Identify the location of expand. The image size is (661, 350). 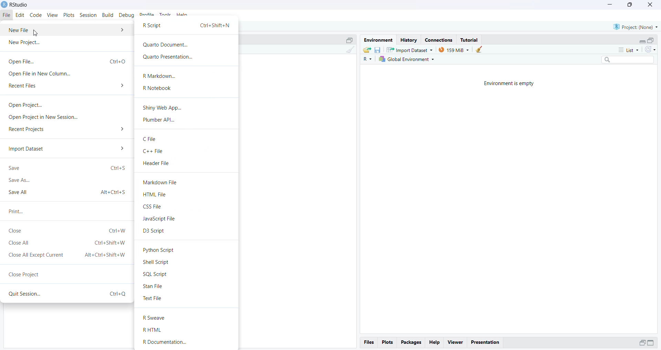
(652, 343).